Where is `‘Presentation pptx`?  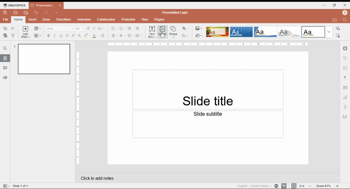
‘Presentation pptx is located at coordinates (176, 13).